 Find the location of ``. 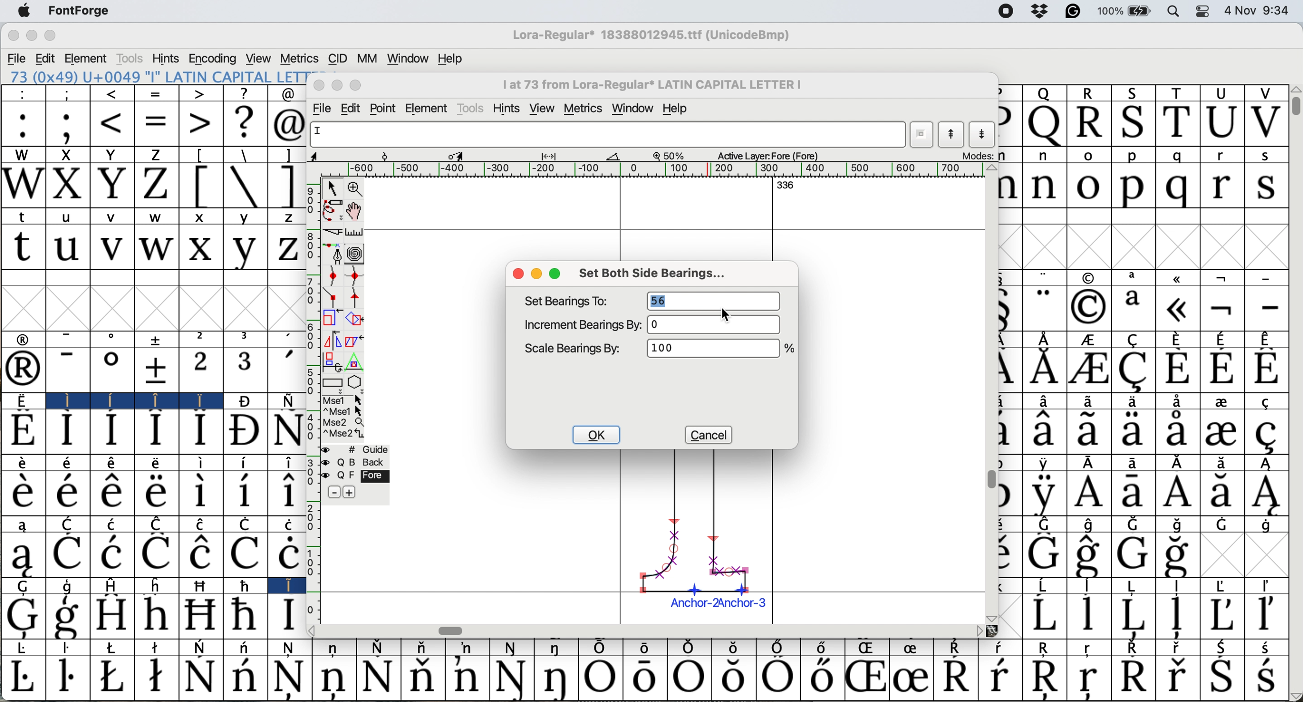

 is located at coordinates (1295, 89).